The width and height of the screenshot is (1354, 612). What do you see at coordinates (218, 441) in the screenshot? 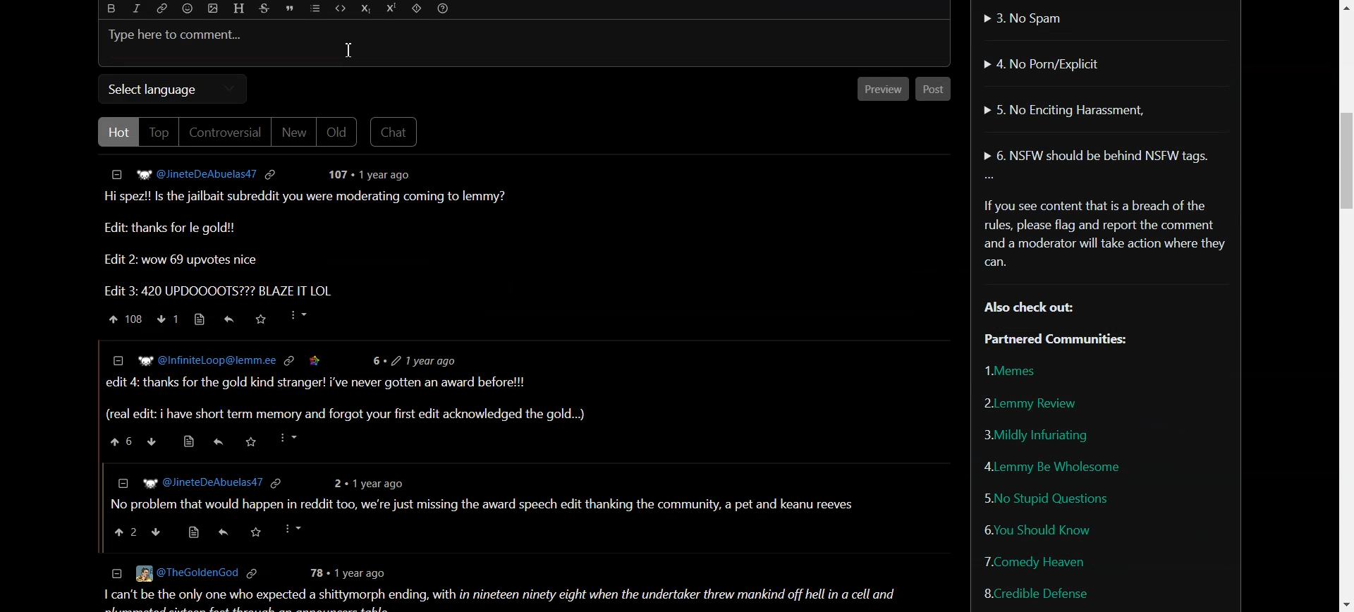
I see `reply` at bounding box center [218, 441].